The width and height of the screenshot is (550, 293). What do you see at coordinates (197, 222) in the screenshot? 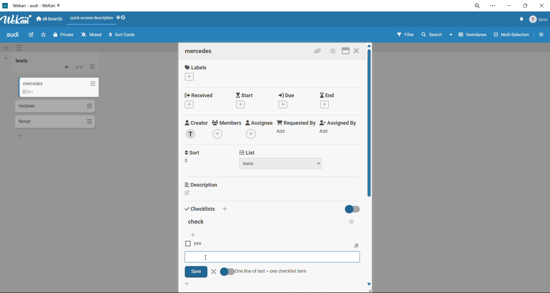
I see `checklist title` at bounding box center [197, 222].